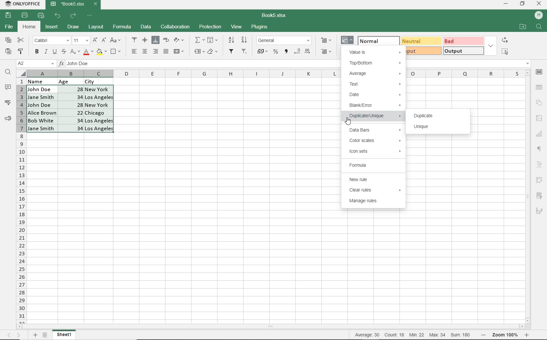  What do you see at coordinates (75, 51) in the screenshot?
I see `SUBSCRIPT/SUPERSCRIPT` at bounding box center [75, 51].